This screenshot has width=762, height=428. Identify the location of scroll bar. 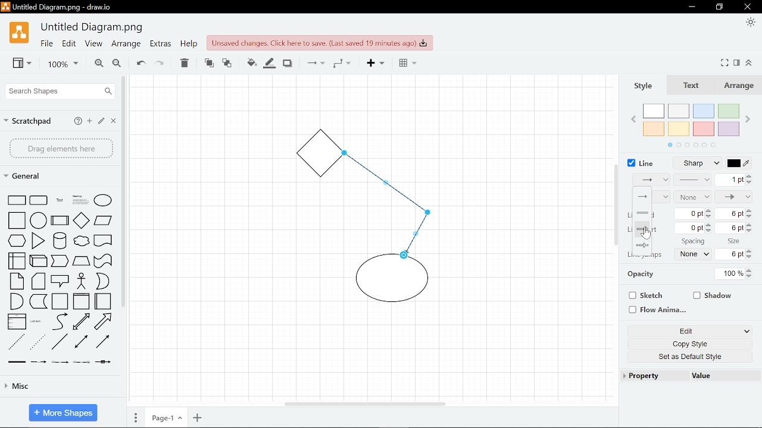
(122, 191).